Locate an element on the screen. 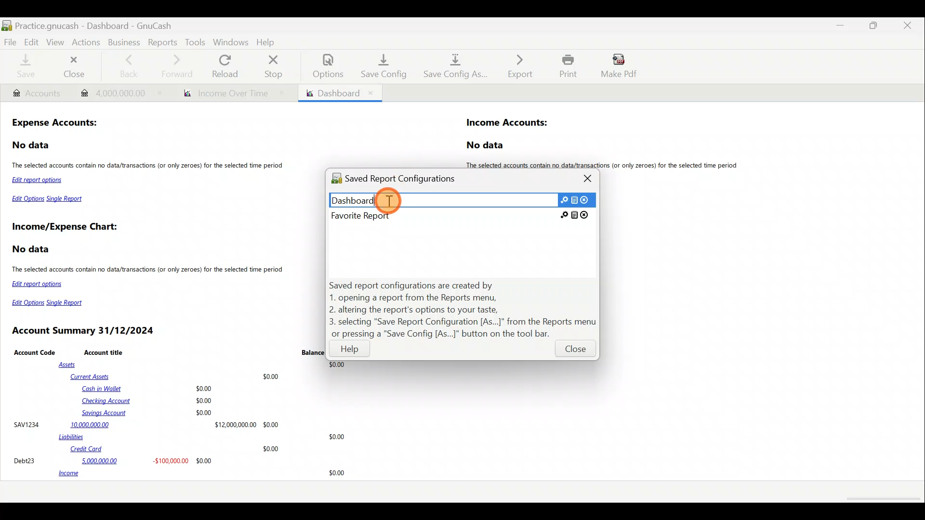  Edit report options is located at coordinates (40, 181).